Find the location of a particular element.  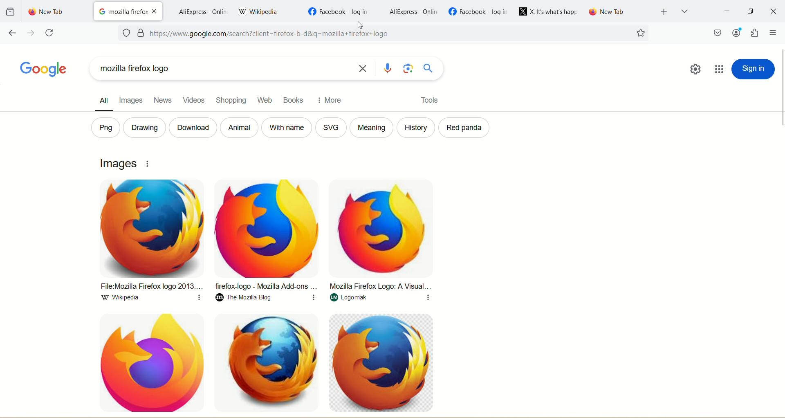

Wikipedia is located at coordinates (150, 299).